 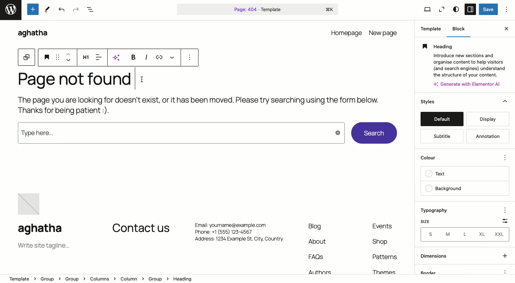 I want to click on options, so click(x=505, y=157).